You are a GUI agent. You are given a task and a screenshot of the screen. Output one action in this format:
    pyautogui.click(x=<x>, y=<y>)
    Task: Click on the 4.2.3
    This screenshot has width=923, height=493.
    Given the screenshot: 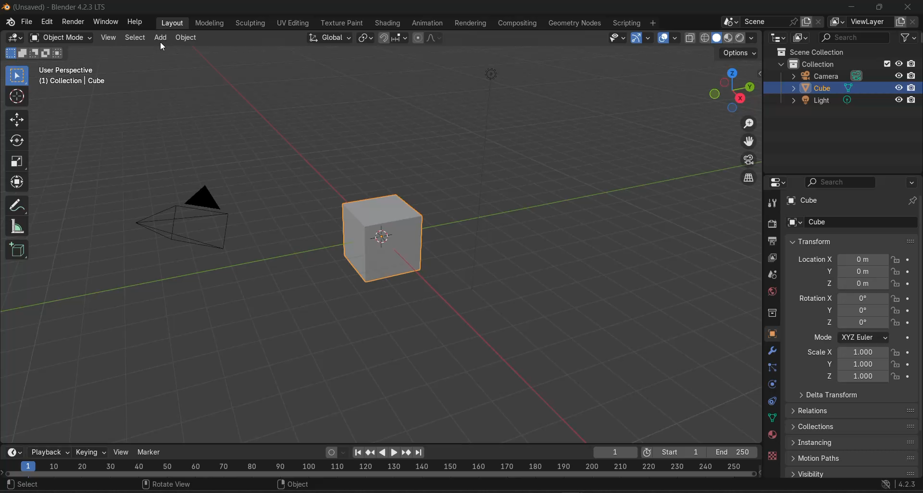 What is the action you would take?
    pyautogui.click(x=908, y=484)
    